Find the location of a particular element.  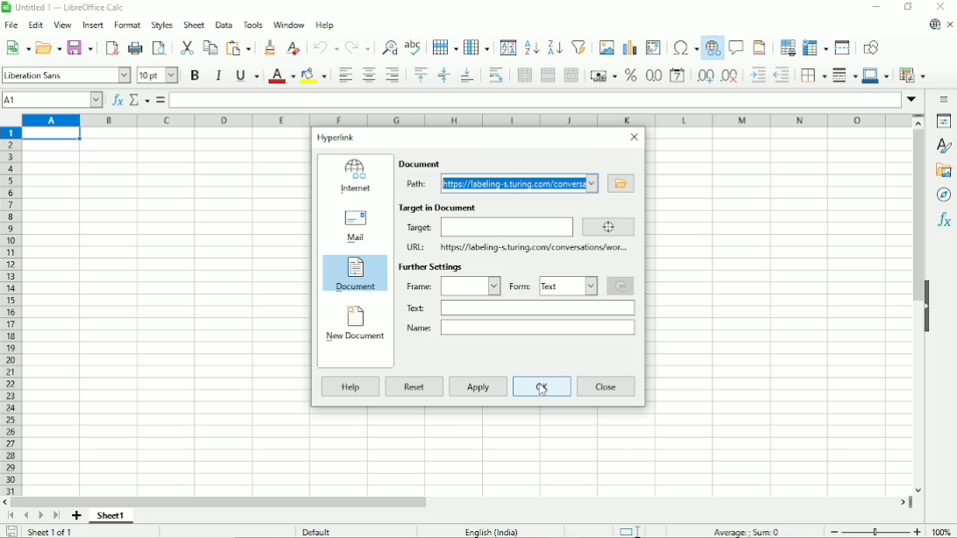

Cursor is located at coordinates (539, 397).